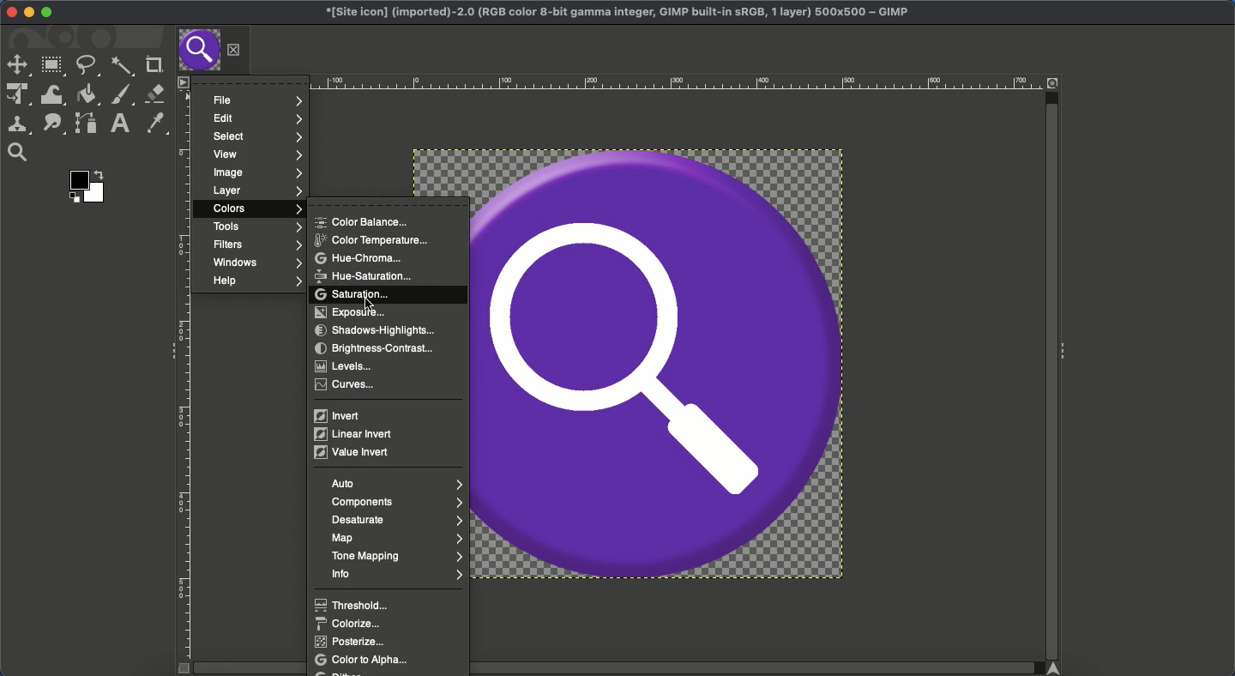 This screenshot has width=1235, height=676. Describe the element at coordinates (16, 152) in the screenshot. I see `Maginfy` at that location.